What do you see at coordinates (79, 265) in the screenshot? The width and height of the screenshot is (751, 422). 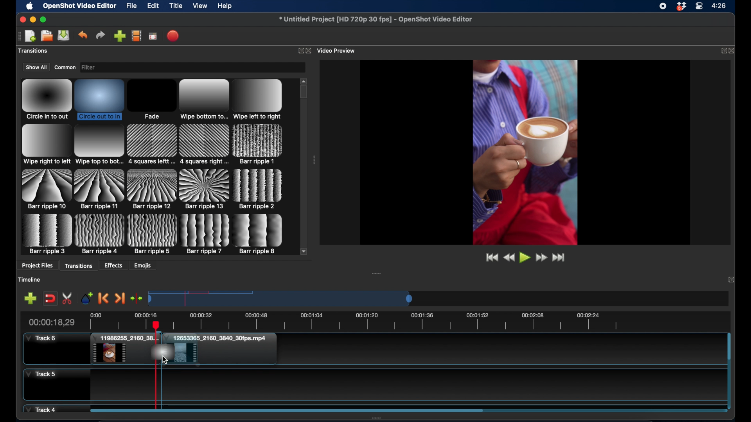 I see `transitions` at bounding box center [79, 265].